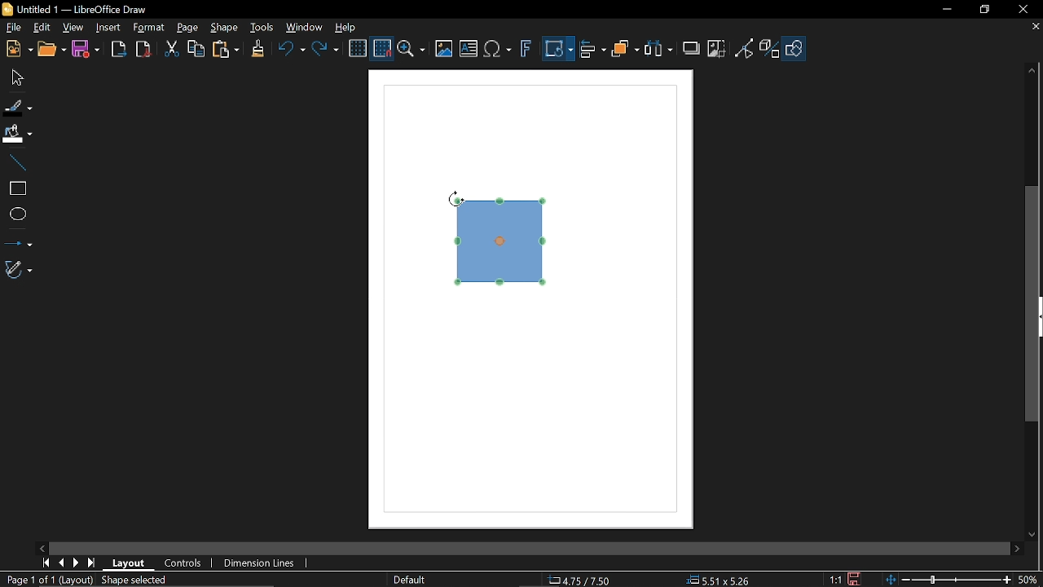  What do you see at coordinates (256, 50) in the screenshot?
I see `Clone` at bounding box center [256, 50].